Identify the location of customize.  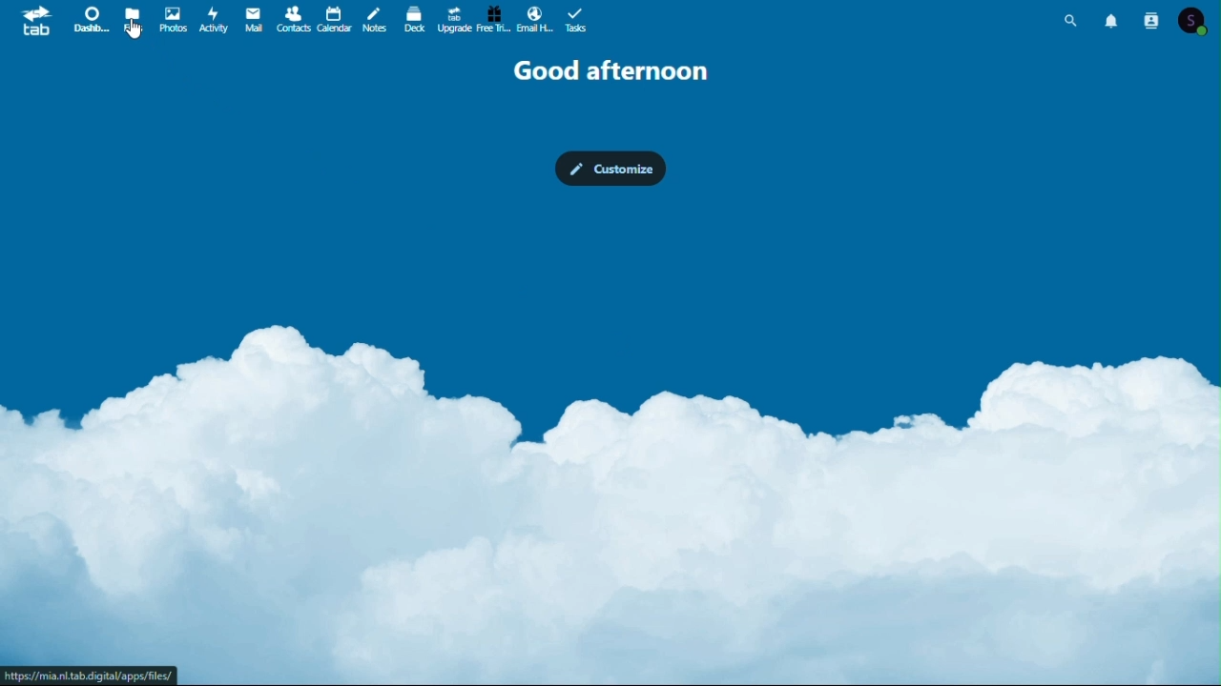
(614, 169).